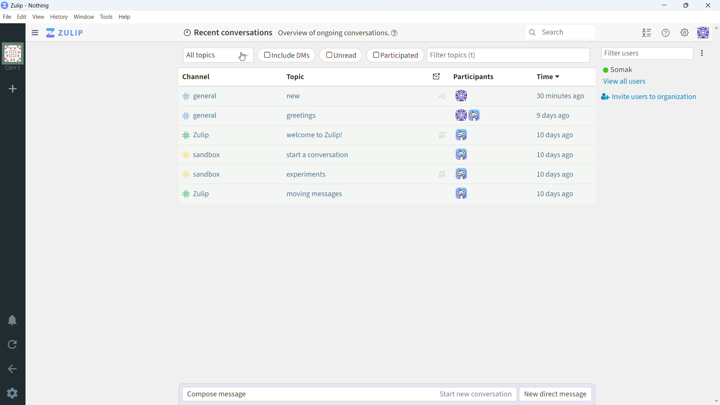  I want to click on minimize, so click(664, 5).